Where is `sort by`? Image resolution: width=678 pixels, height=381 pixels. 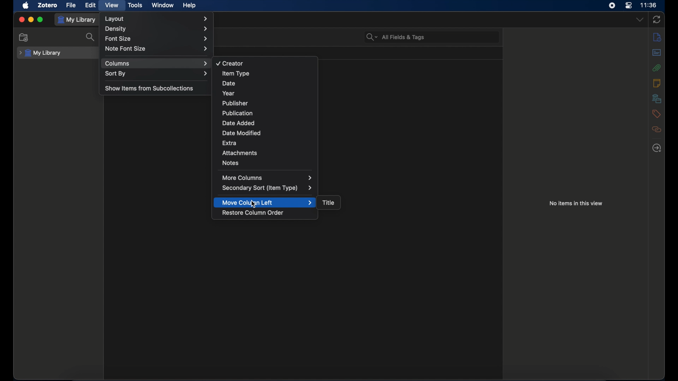 sort by is located at coordinates (156, 74).